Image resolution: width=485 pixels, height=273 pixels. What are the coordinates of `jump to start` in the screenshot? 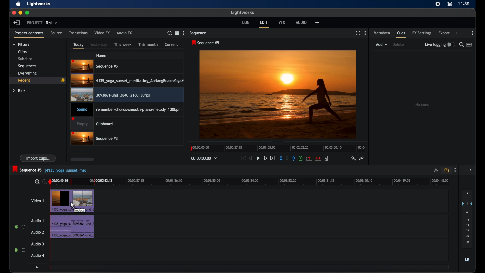 It's located at (243, 158).